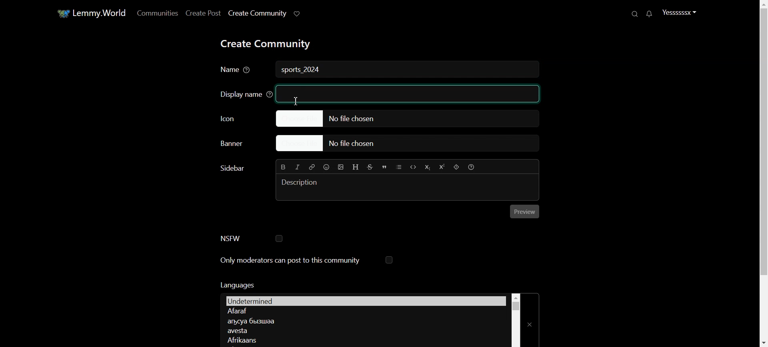 This screenshot has height=347, width=768. I want to click on Language, so click(363, 321).